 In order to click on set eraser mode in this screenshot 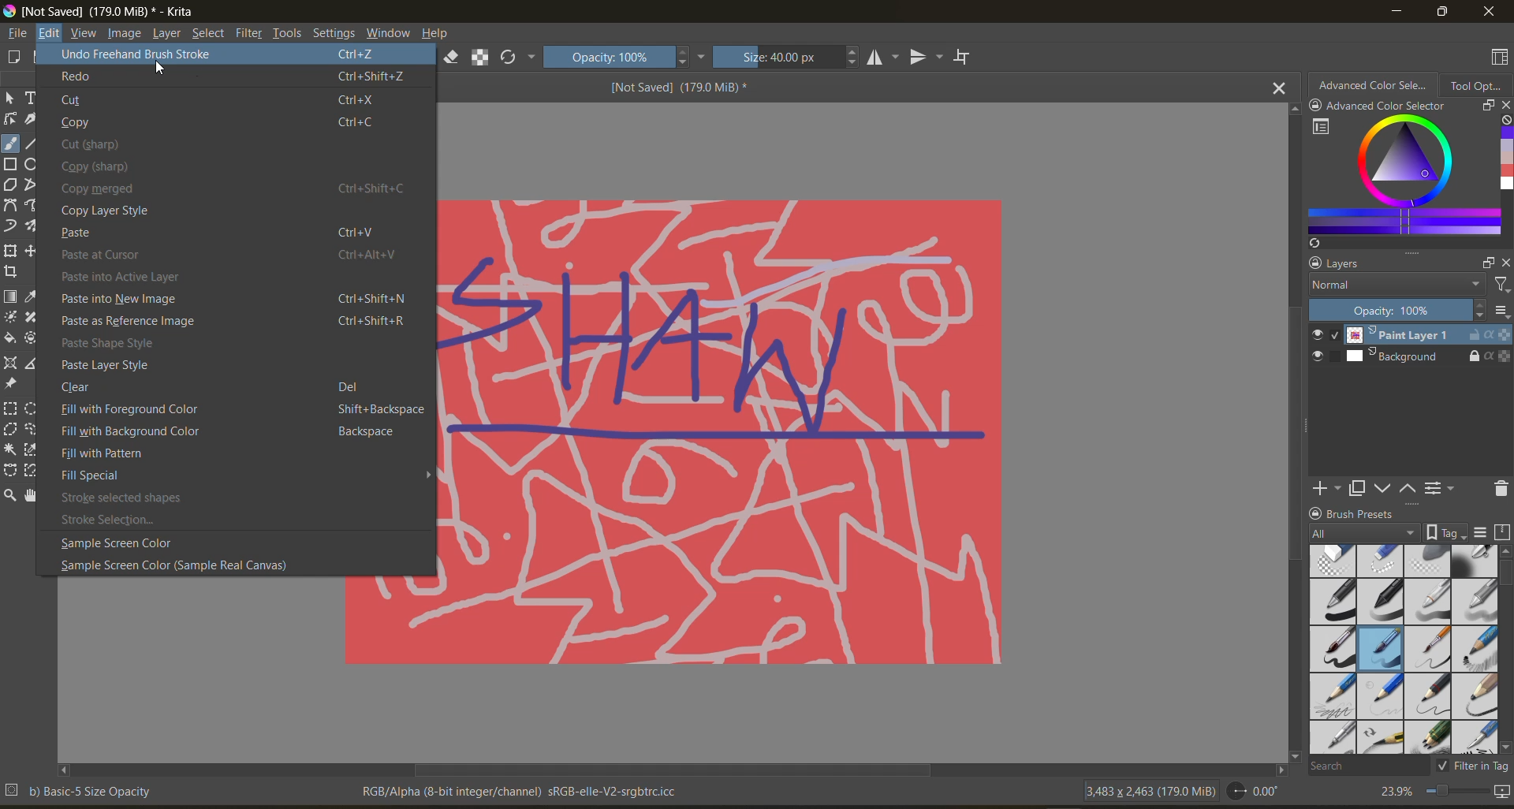, I will do `click(452, 59)`.